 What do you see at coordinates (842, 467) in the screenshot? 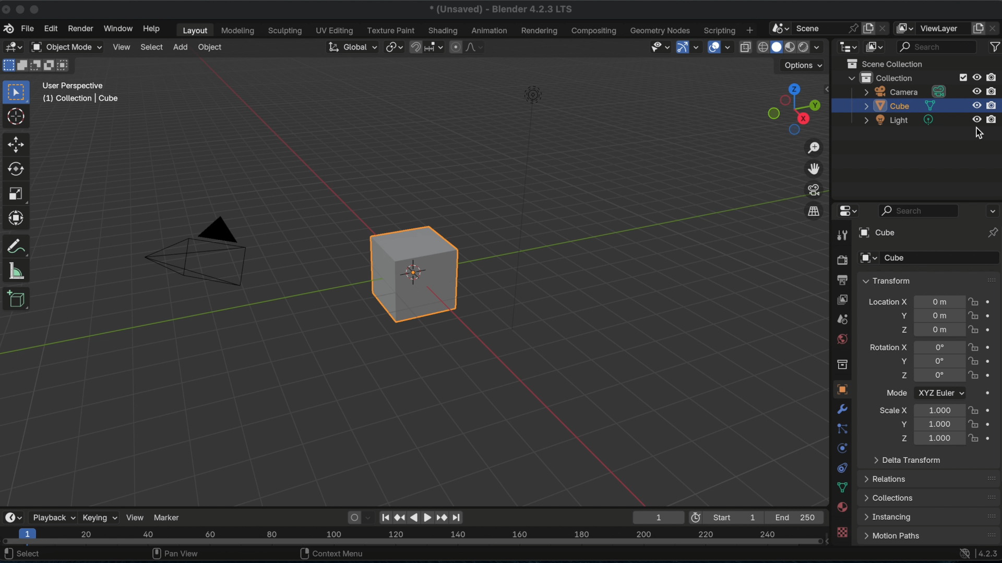
I see `constraints` at bounding box center [842, 467].